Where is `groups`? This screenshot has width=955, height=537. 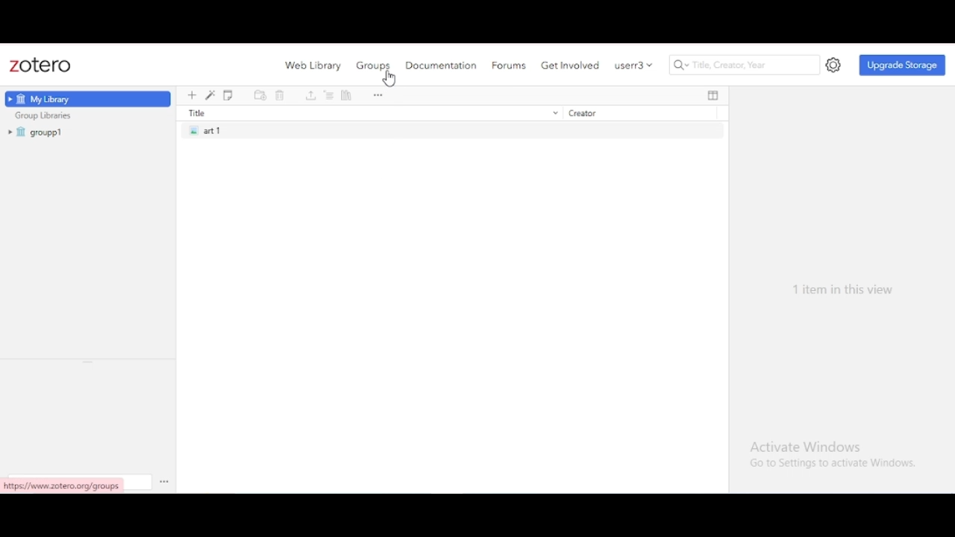
groups is located at coordinates (374, 66).